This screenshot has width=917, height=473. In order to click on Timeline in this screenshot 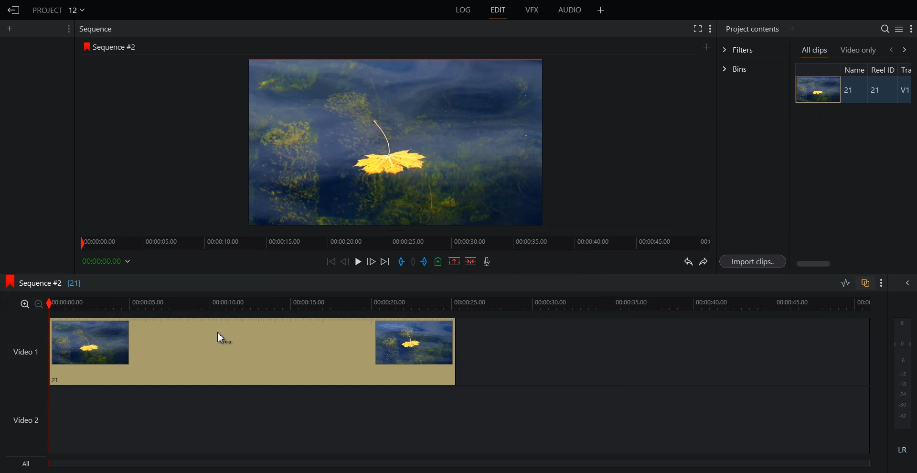, I will do `click(395, 240)`.